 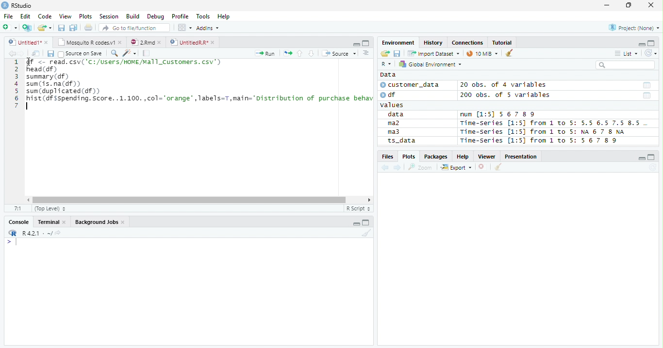 What do you see at coordinates (434, 43) in the screenshot?
I see `History` at bounding box center [434, 43].